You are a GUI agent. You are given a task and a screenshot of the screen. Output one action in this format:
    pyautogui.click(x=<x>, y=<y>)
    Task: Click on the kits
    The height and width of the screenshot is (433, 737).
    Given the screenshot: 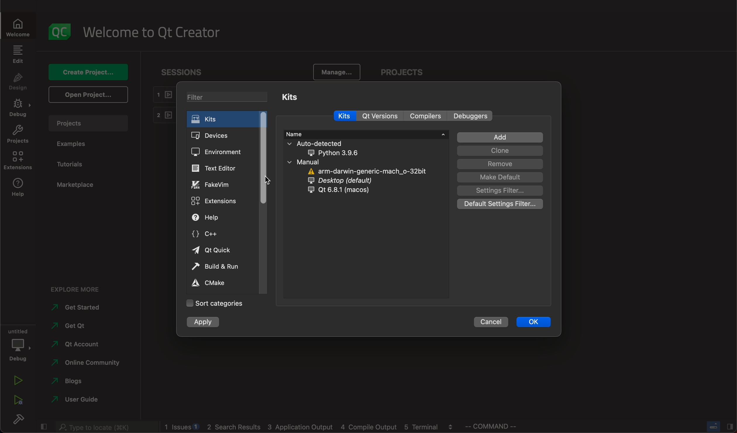 What is the action you would take?
    pyautogui.click(x=344, y=116)
    